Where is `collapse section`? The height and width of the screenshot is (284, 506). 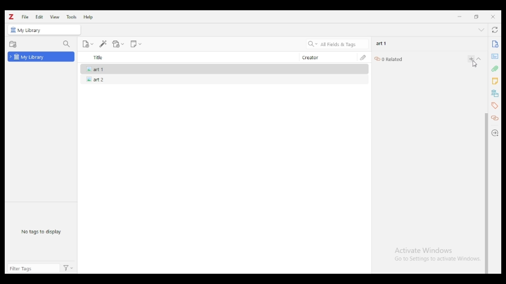
collapse section is located at coordinates (479, 59).